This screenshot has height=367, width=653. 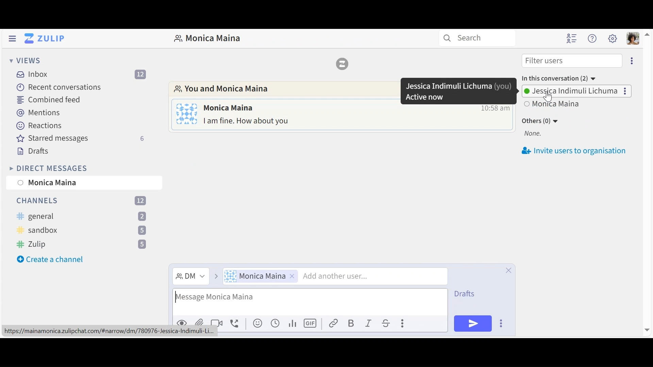 I want to click on User, so click(x=85, y=182).